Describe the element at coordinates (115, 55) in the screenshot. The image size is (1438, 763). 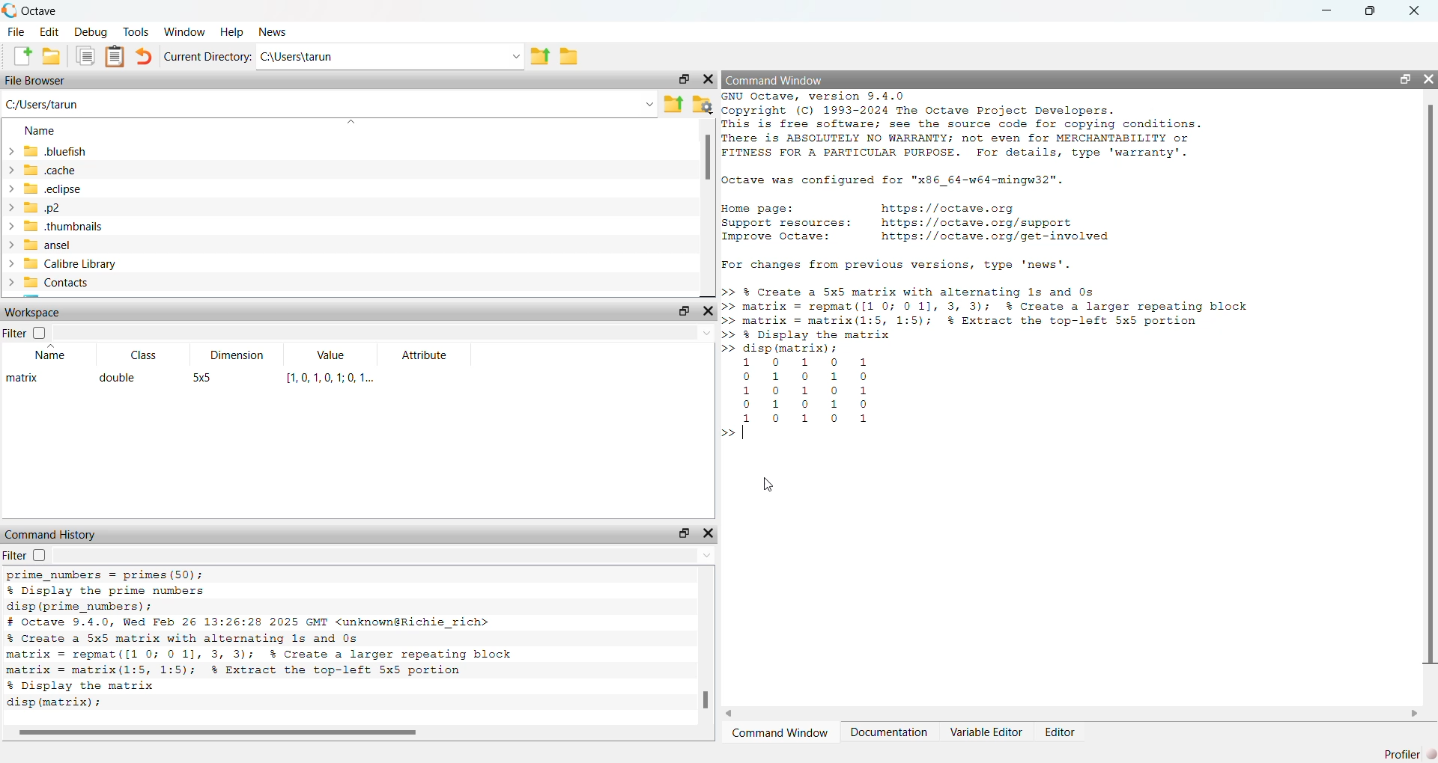
I see `clip board` at that location.